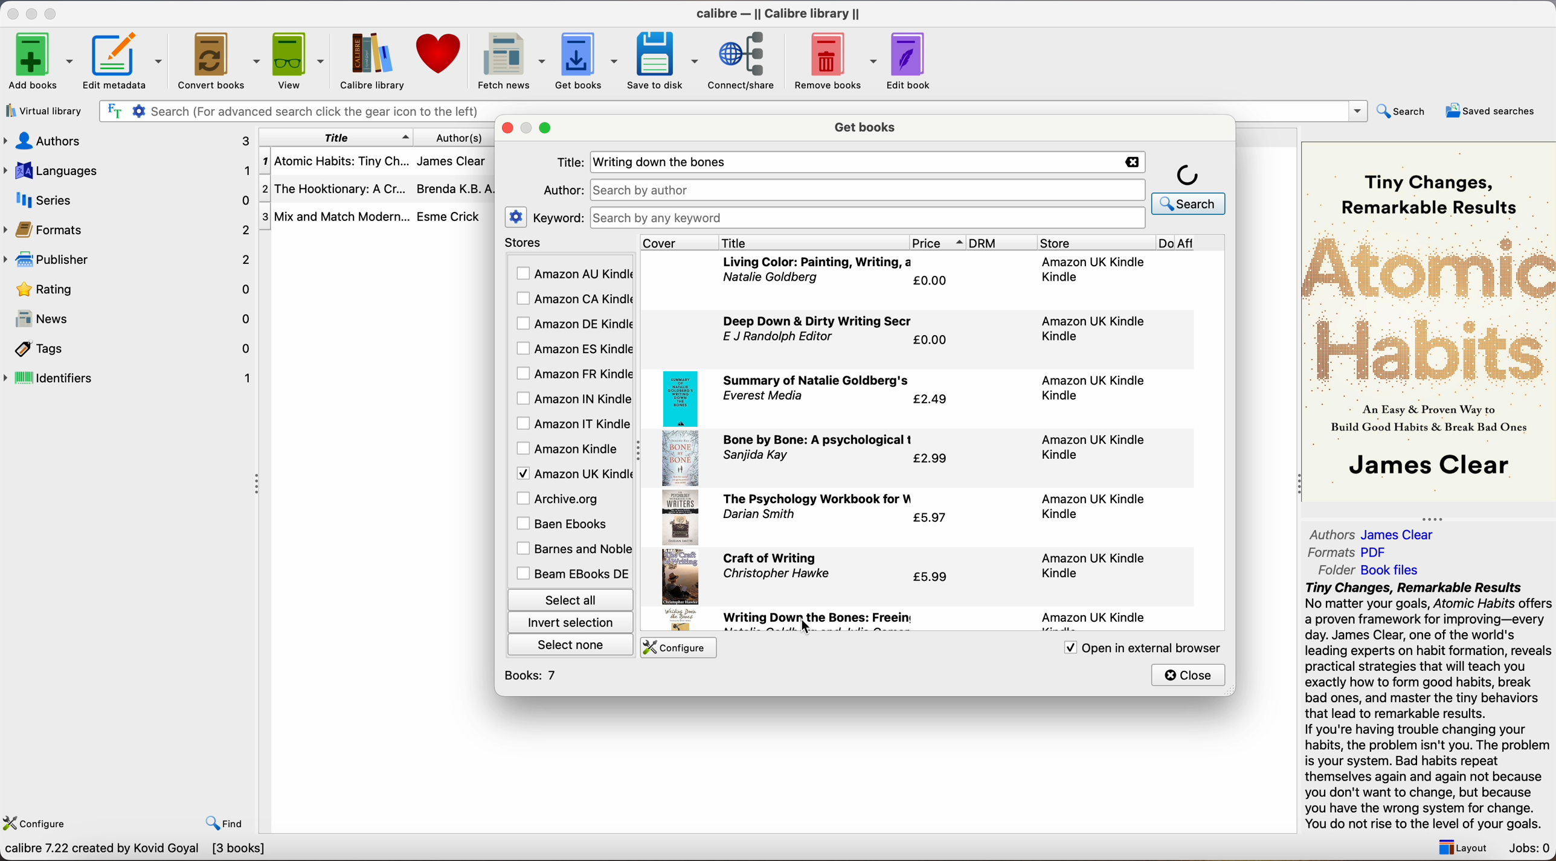 The image size is (1556, 861). What do you see at coordinates (220, 63) in the screenshot?
I see `convert books` at bounding box center [220, 63].